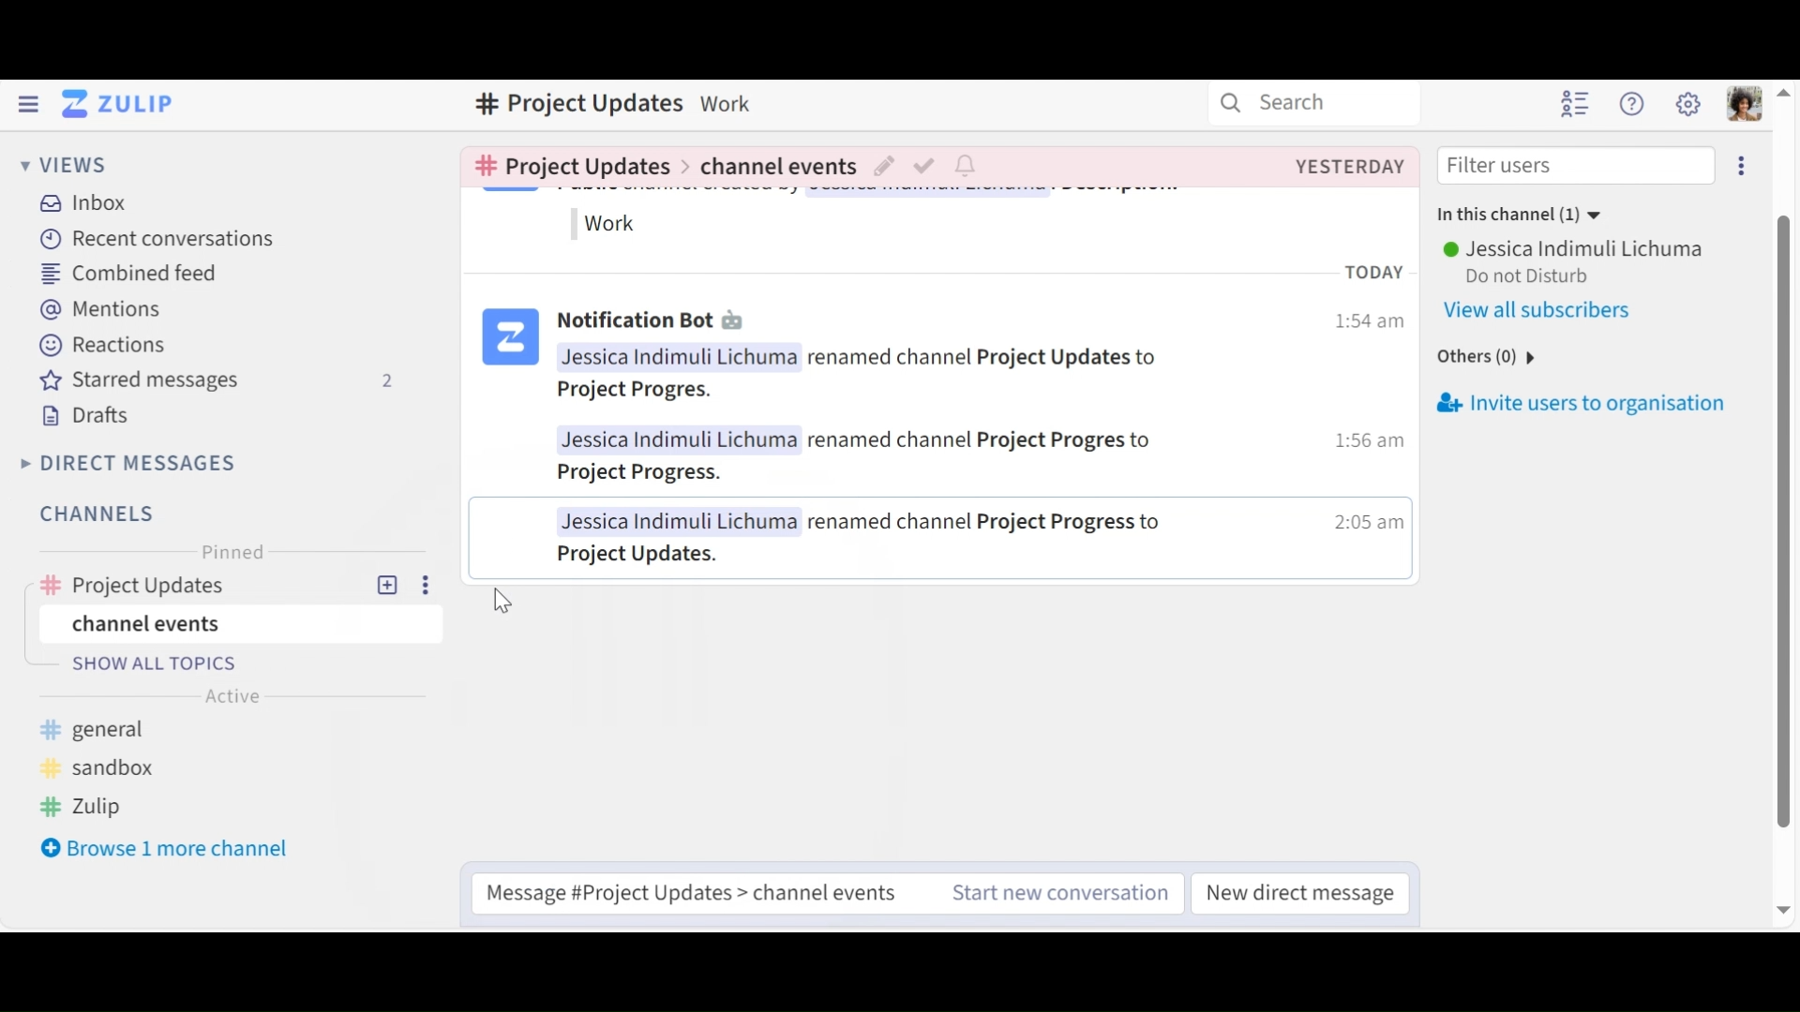  I want to click on Show all topics, so click(256, 664).